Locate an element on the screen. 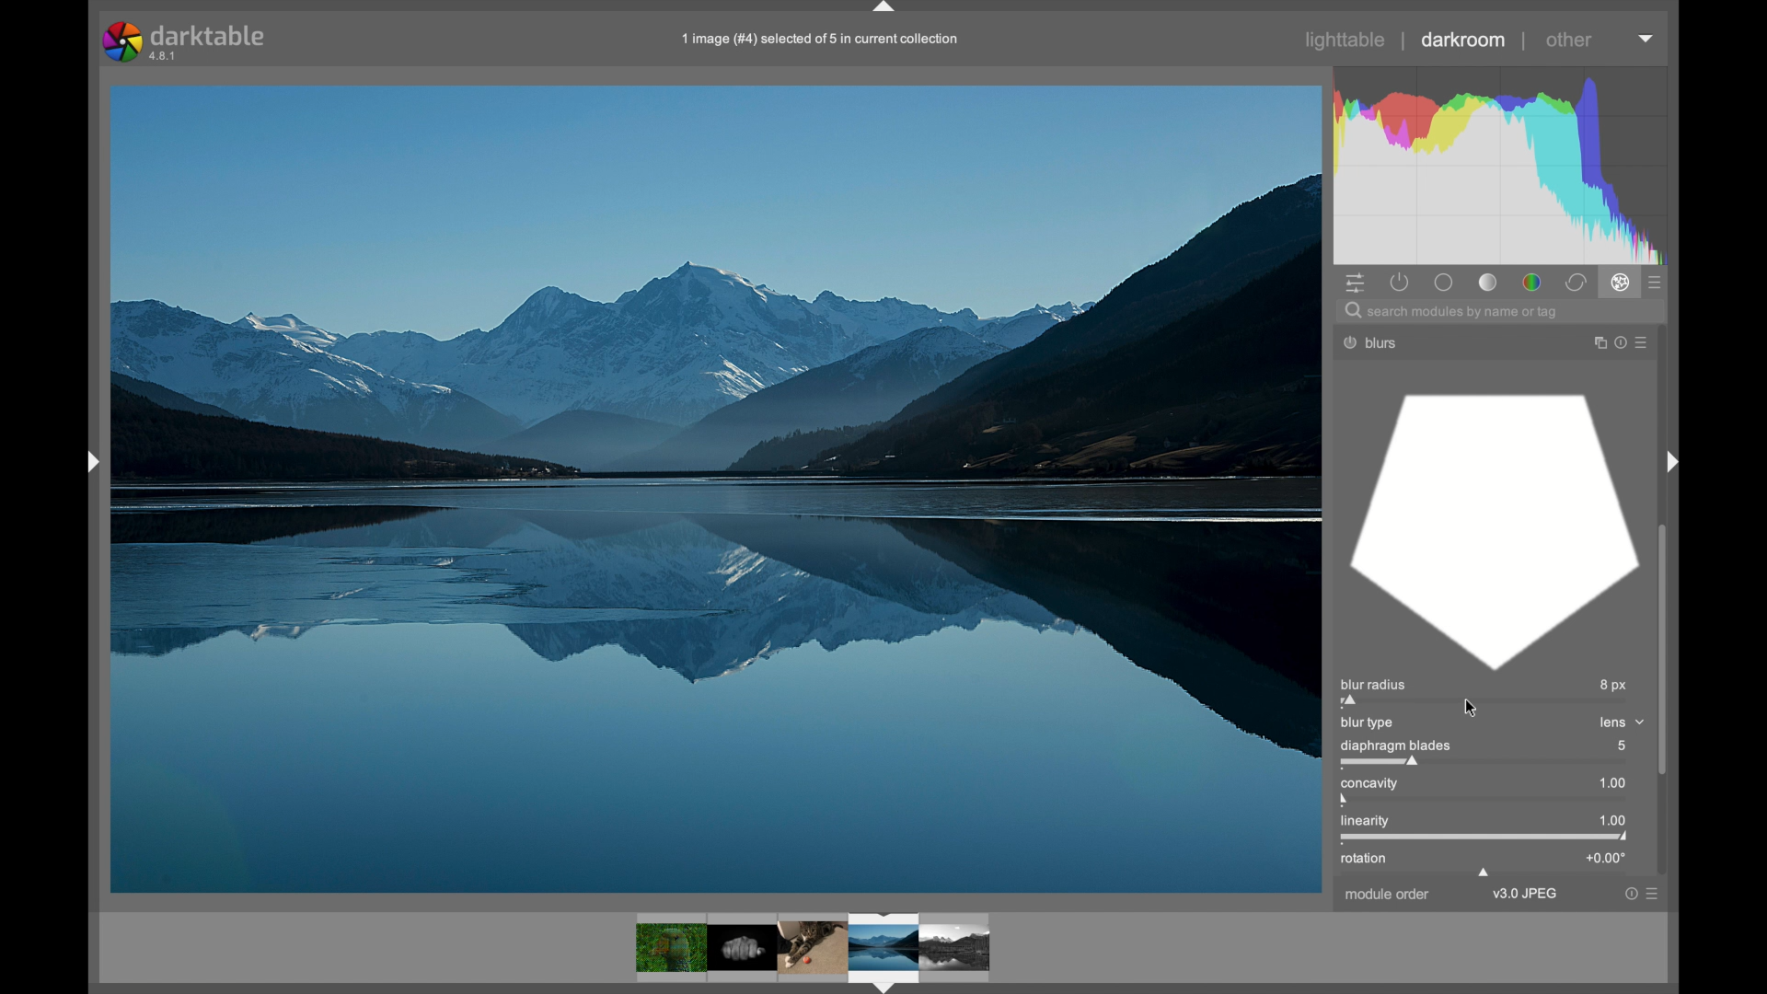 The width and height of the screenshot is (1767, 994). photos is located at coordinates (813, 950).